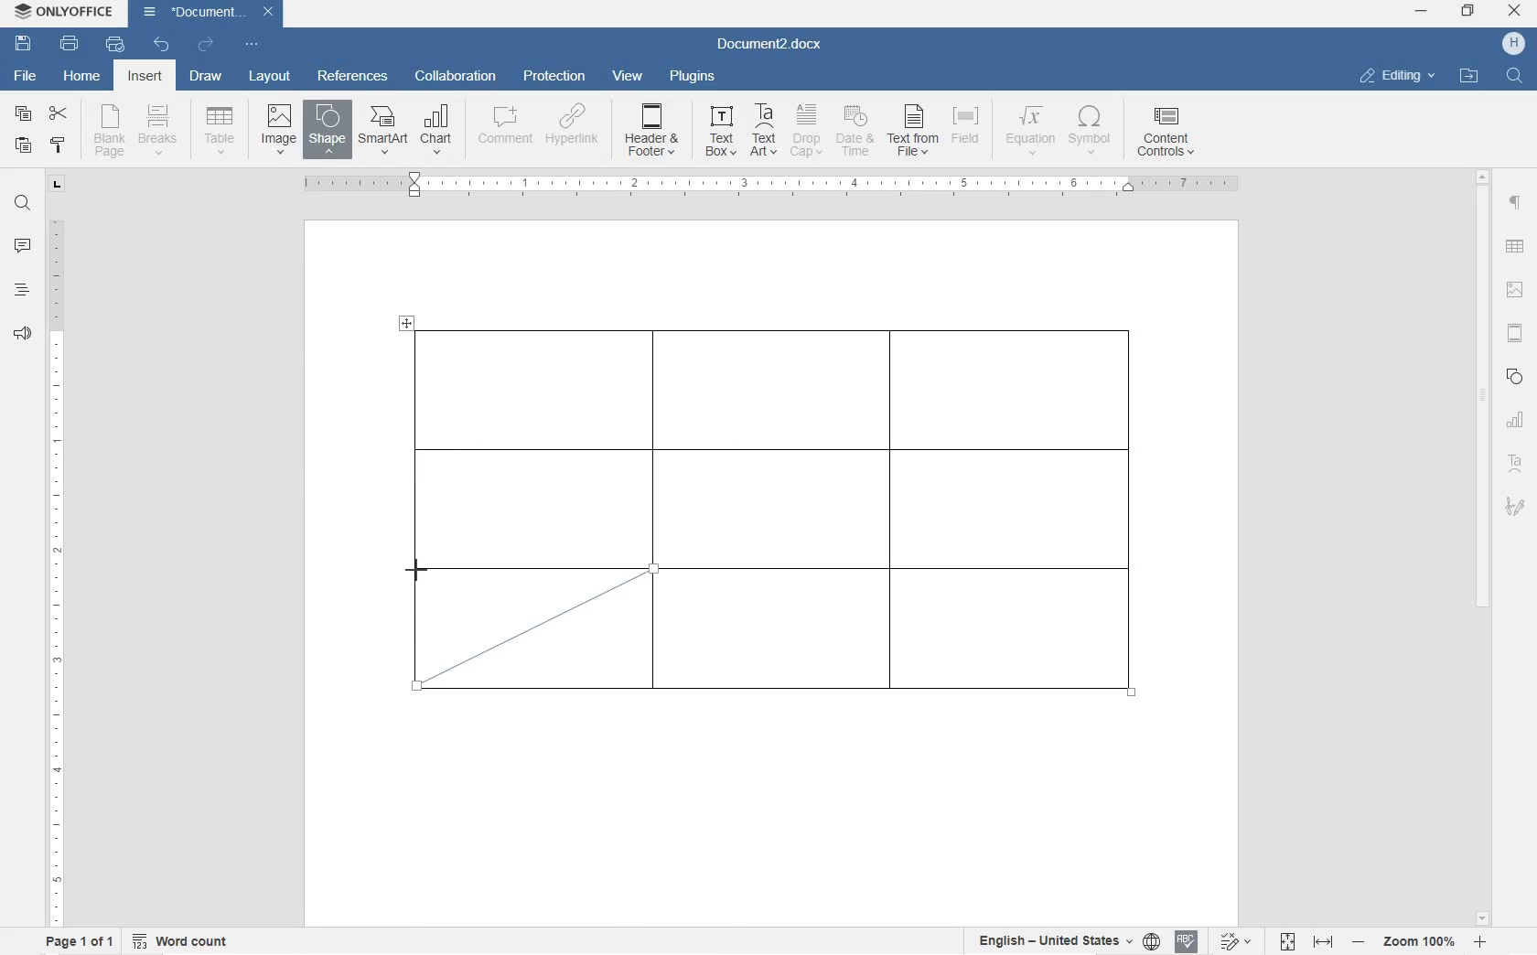 The height and width of the screenshot is (955, 1537). I want to click on textart, so click(1514, 460).